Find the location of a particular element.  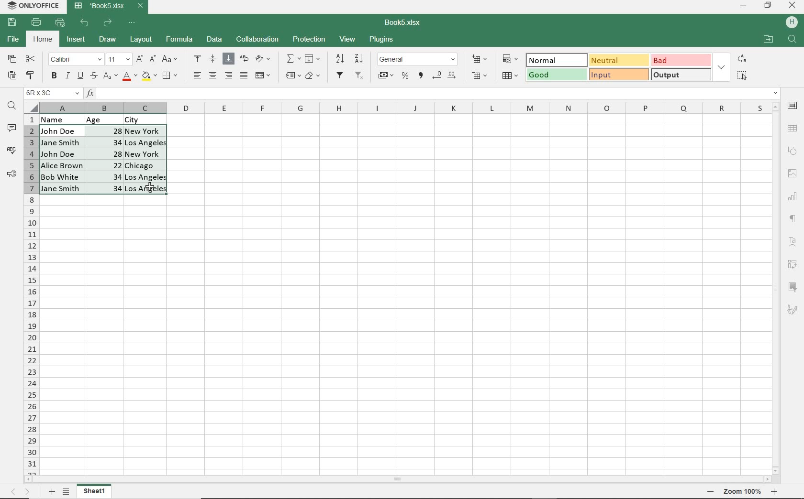

COMMENTS is located at coordinates (13, 128).